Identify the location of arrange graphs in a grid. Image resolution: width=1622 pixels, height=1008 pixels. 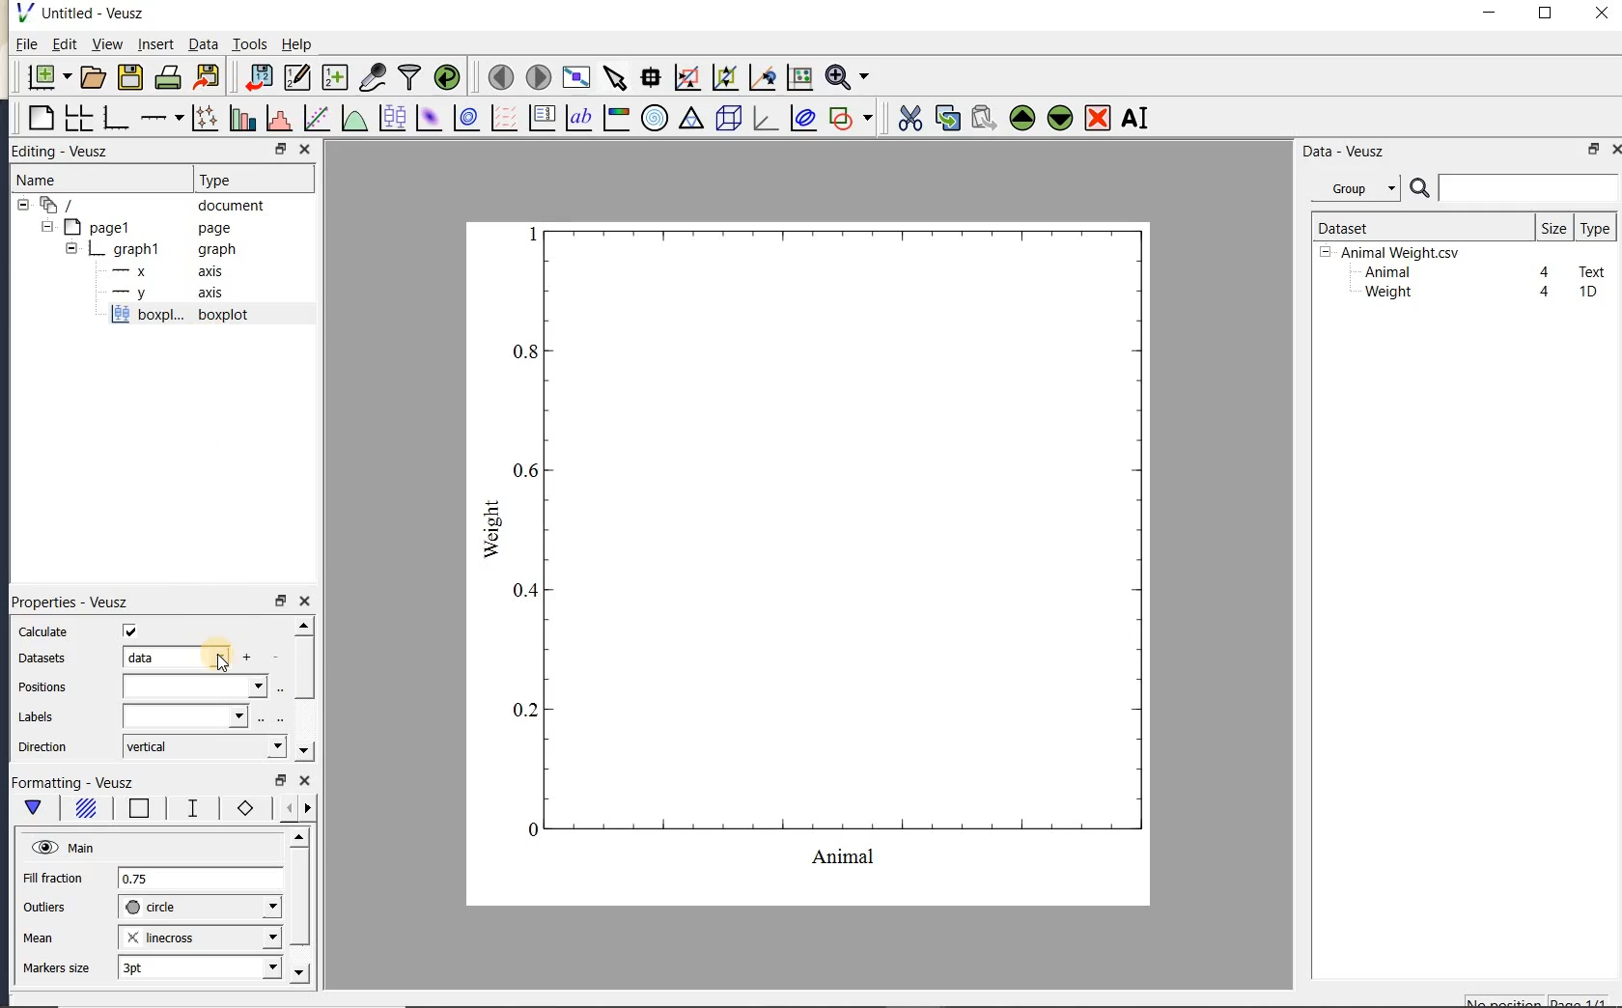
(77, 118).